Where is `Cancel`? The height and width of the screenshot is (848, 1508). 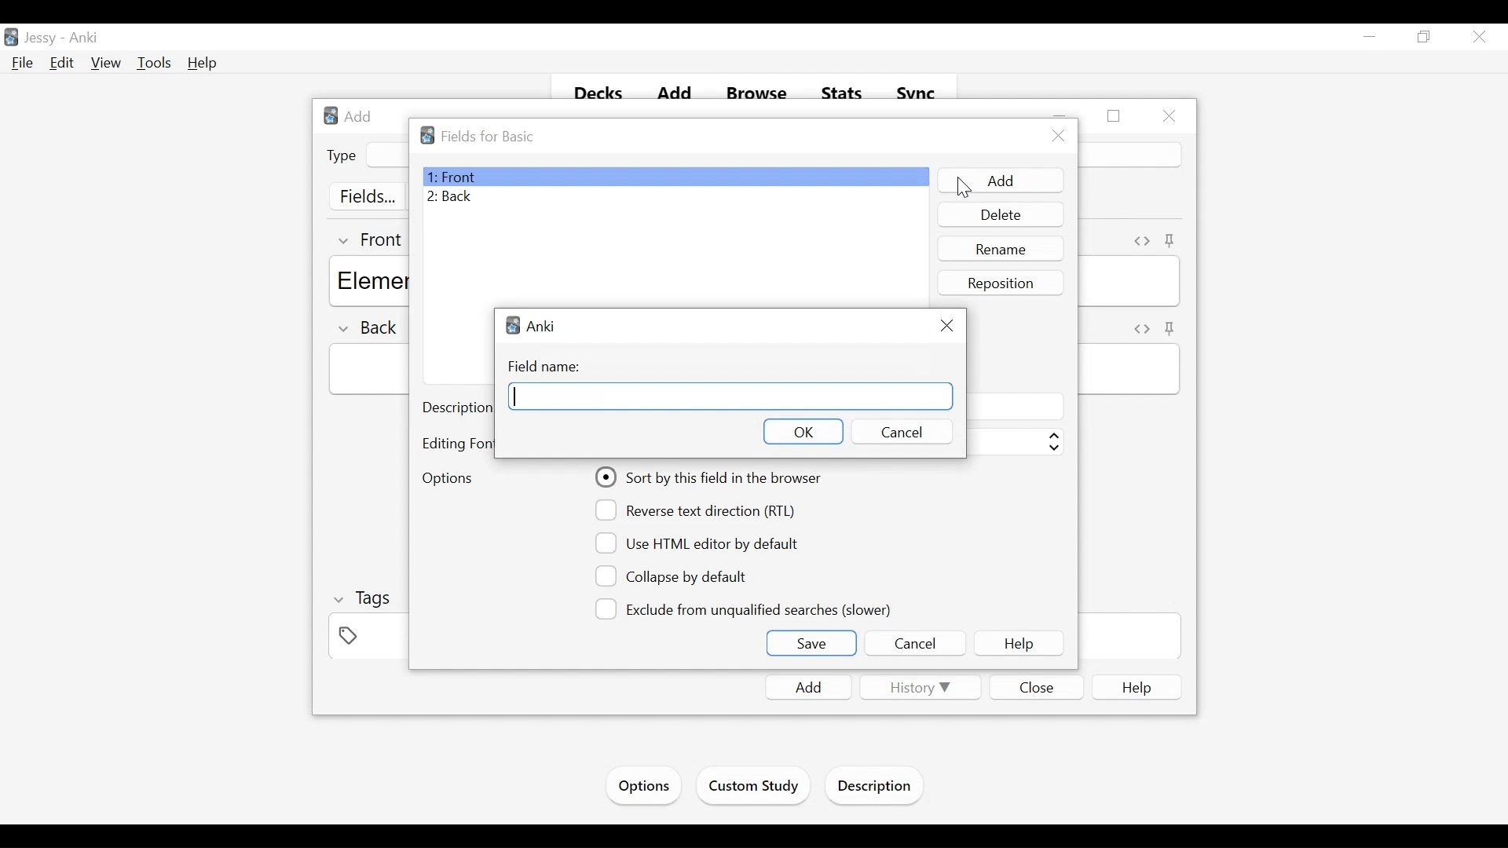
Cancel is located at coordinates (896, 430).